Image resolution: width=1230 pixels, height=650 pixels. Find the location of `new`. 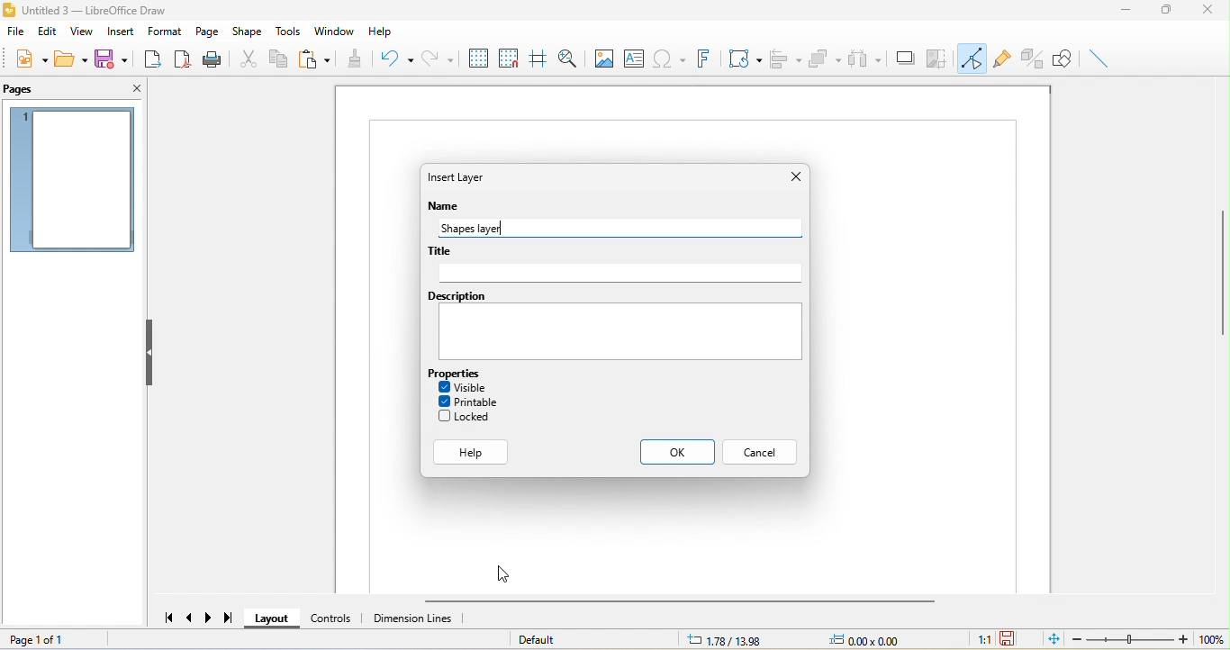

new is located at coordinates (30, 62).